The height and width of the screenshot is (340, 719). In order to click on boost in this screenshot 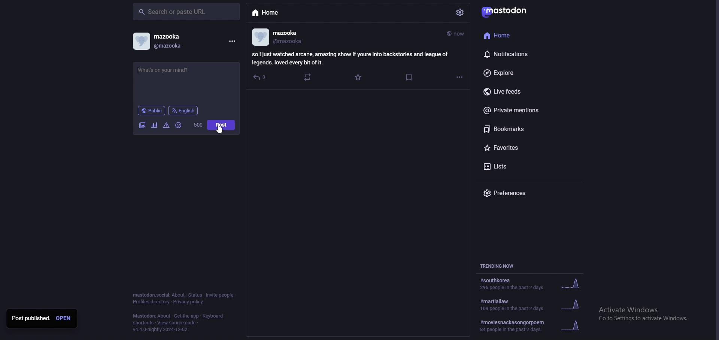, I will do `click(308, 77)`.